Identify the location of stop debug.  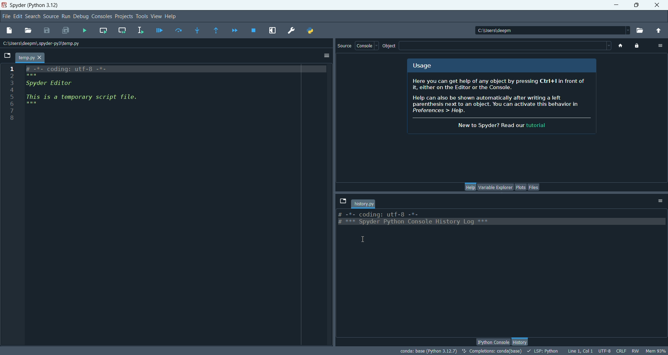
(254, 31).